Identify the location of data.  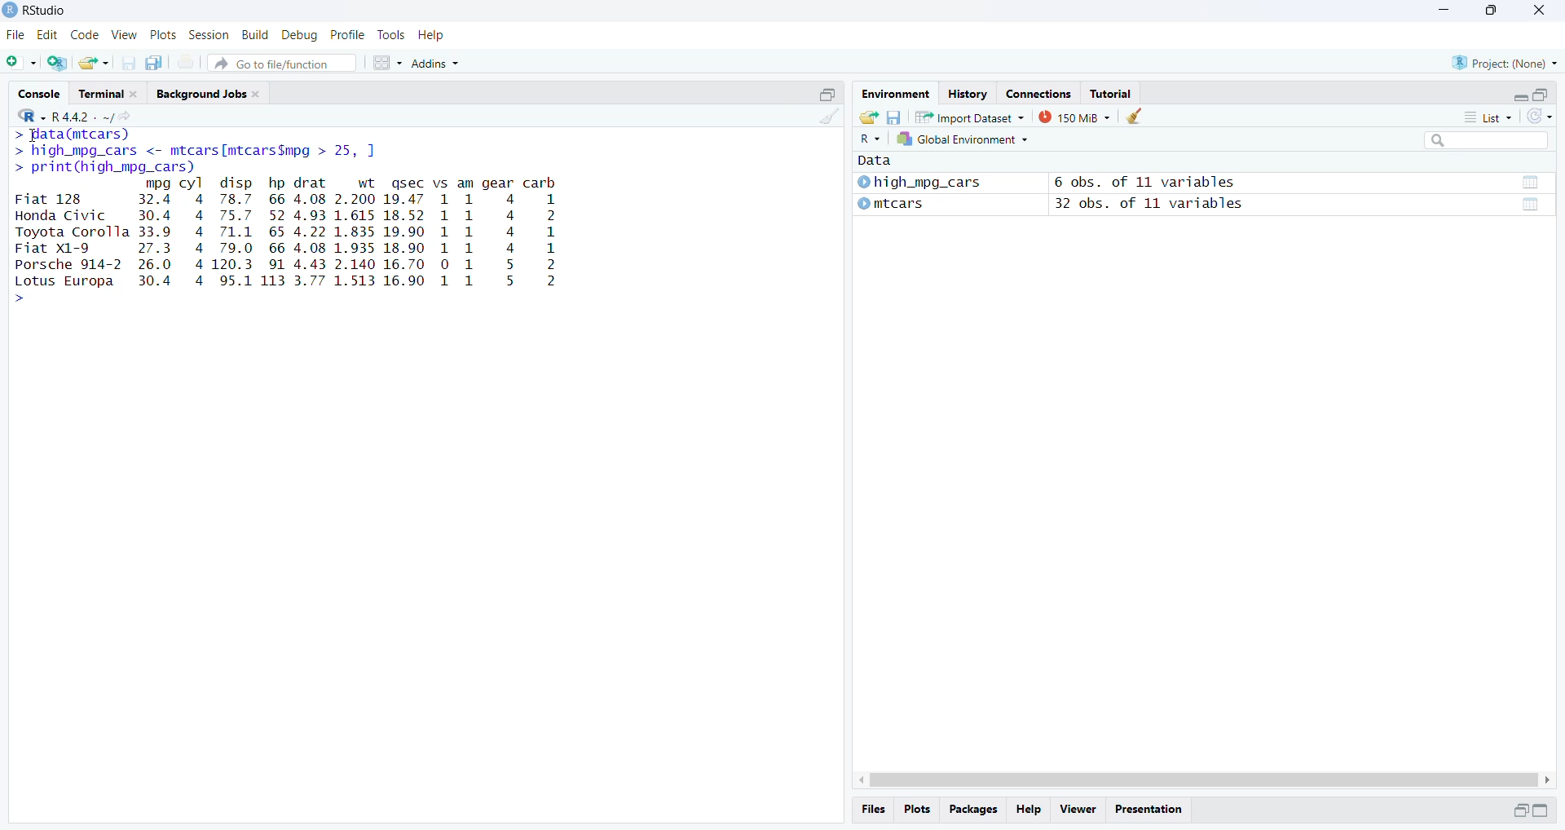
(1530, 205).